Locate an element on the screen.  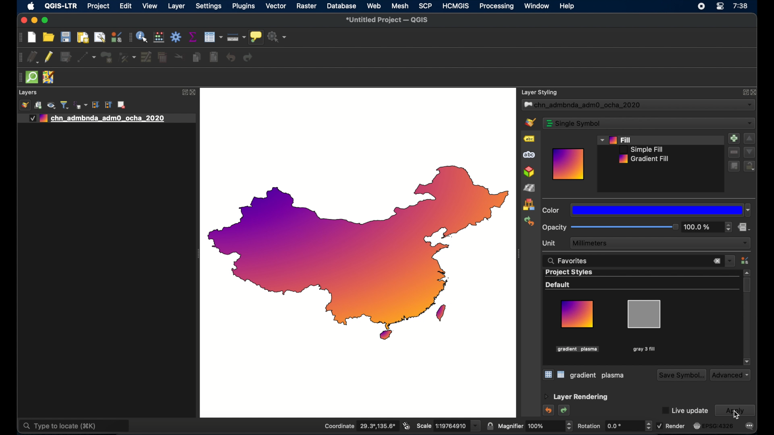
window is located at coordinates (537, 6).